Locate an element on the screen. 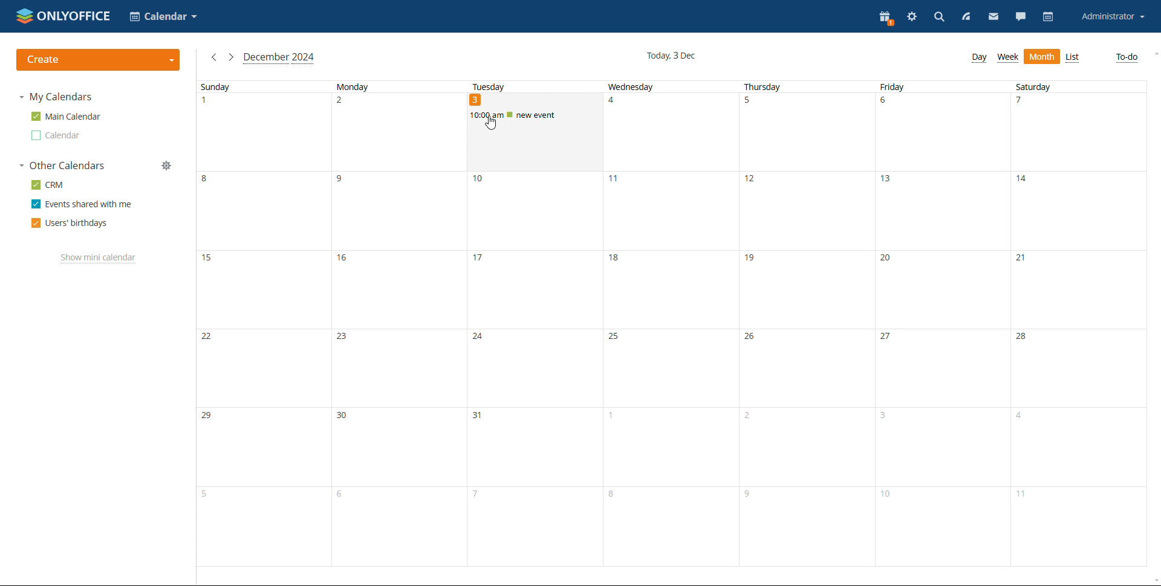 This screenshot has width=1161, height=586. 24 is located at coordinates (533, 369).